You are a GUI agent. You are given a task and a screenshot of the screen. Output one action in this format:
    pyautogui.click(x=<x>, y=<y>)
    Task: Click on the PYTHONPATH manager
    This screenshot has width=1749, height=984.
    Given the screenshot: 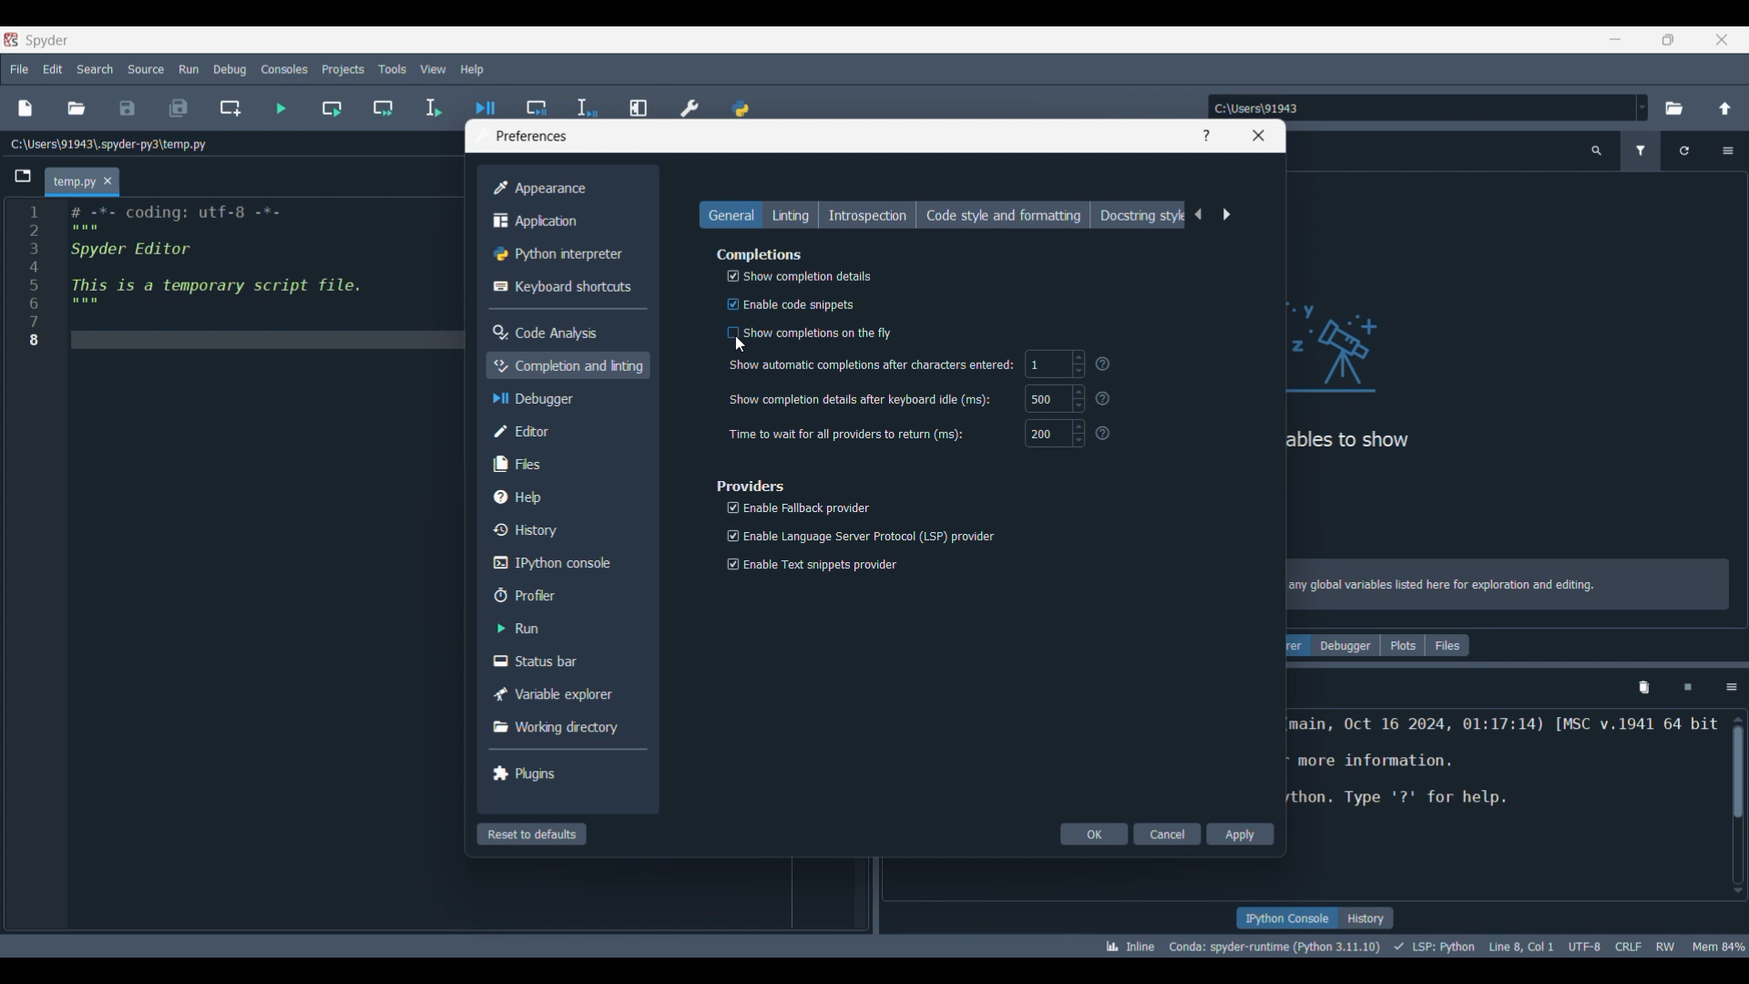 What is the action you would take?
    pyautogui.click(x=742, y=102)
    